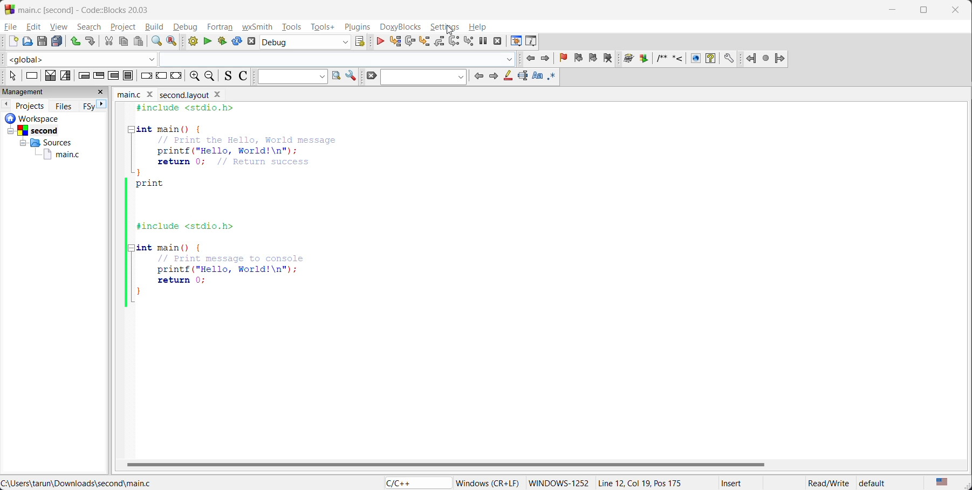 The width and height of the screenshot is (972, 490). Describe the element at coordinates (544, 59) in the screenshot. I see `jump forward` at that location.